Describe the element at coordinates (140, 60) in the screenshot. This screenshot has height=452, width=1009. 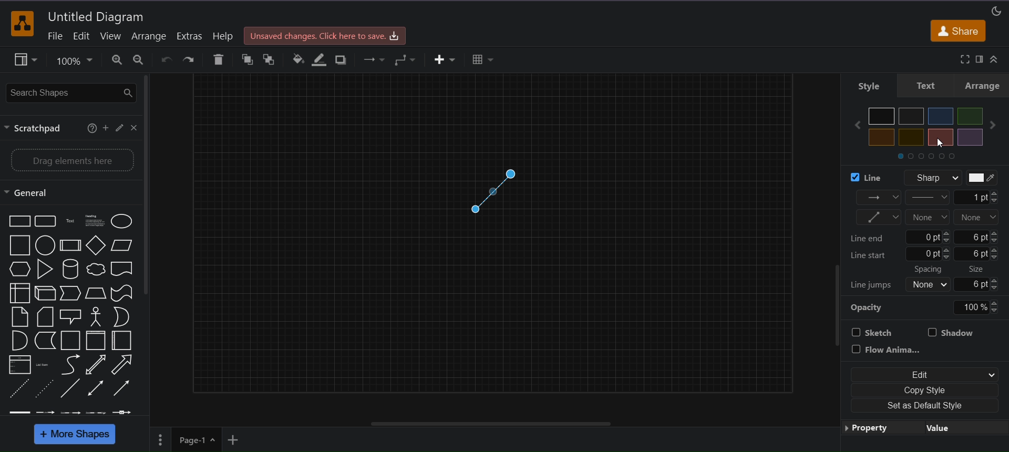
I see `zoom out` at that location.